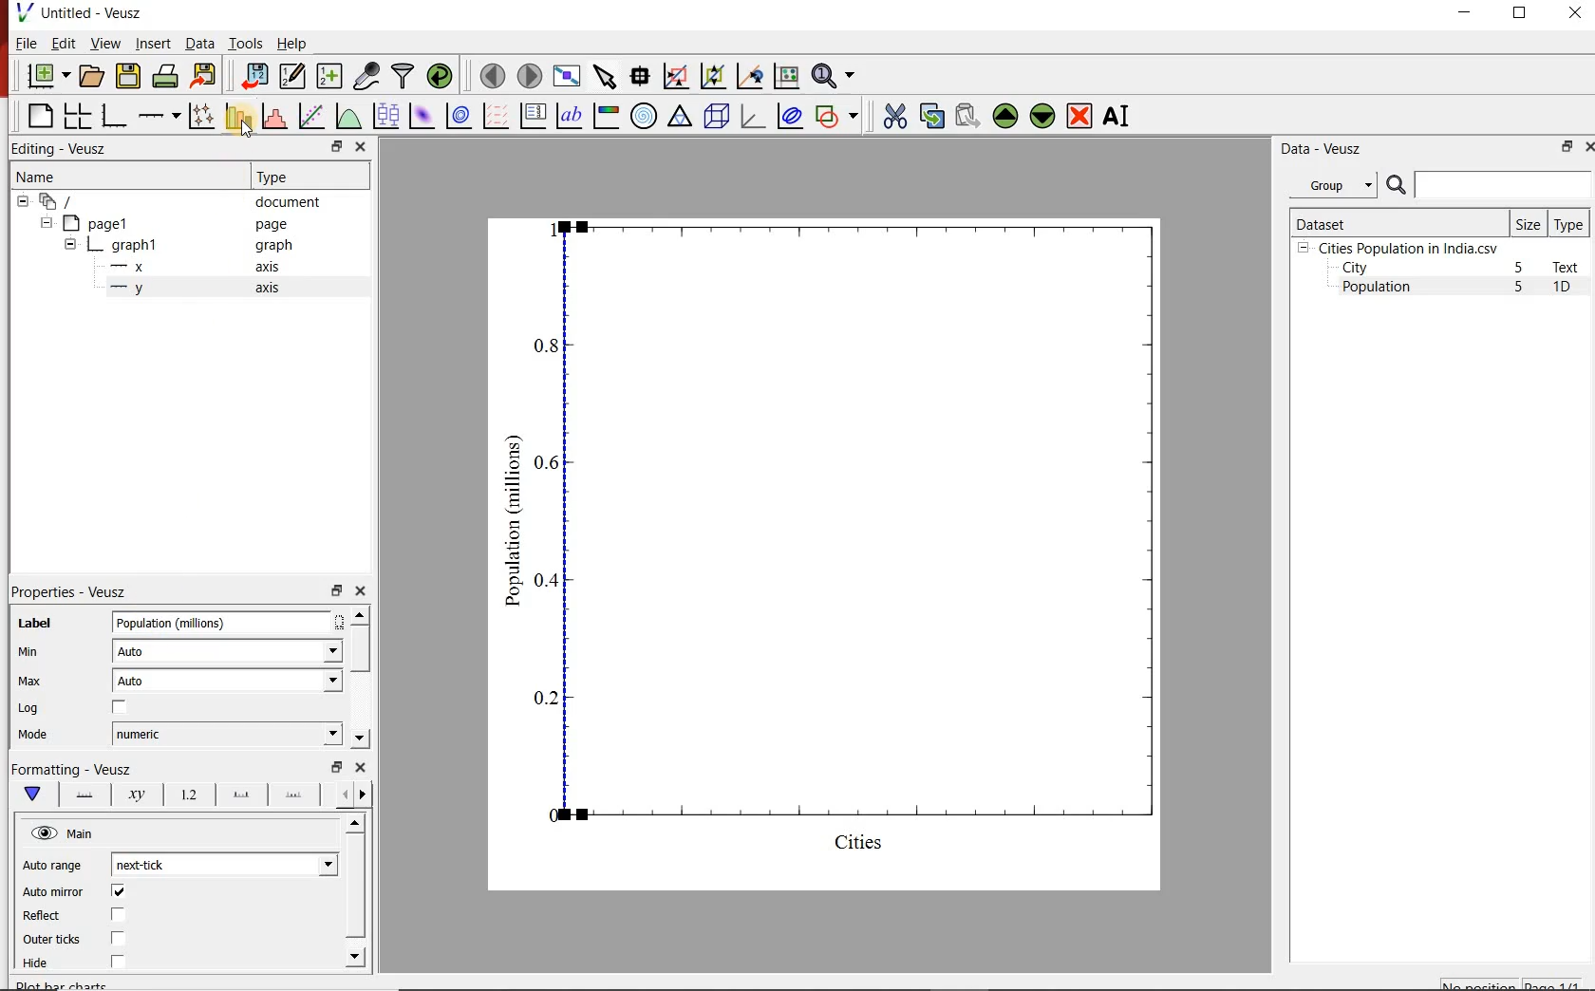 The width and height of the screenshot is (1595, 991). I want to click on Untitled-Veusz, so click(81, 14).